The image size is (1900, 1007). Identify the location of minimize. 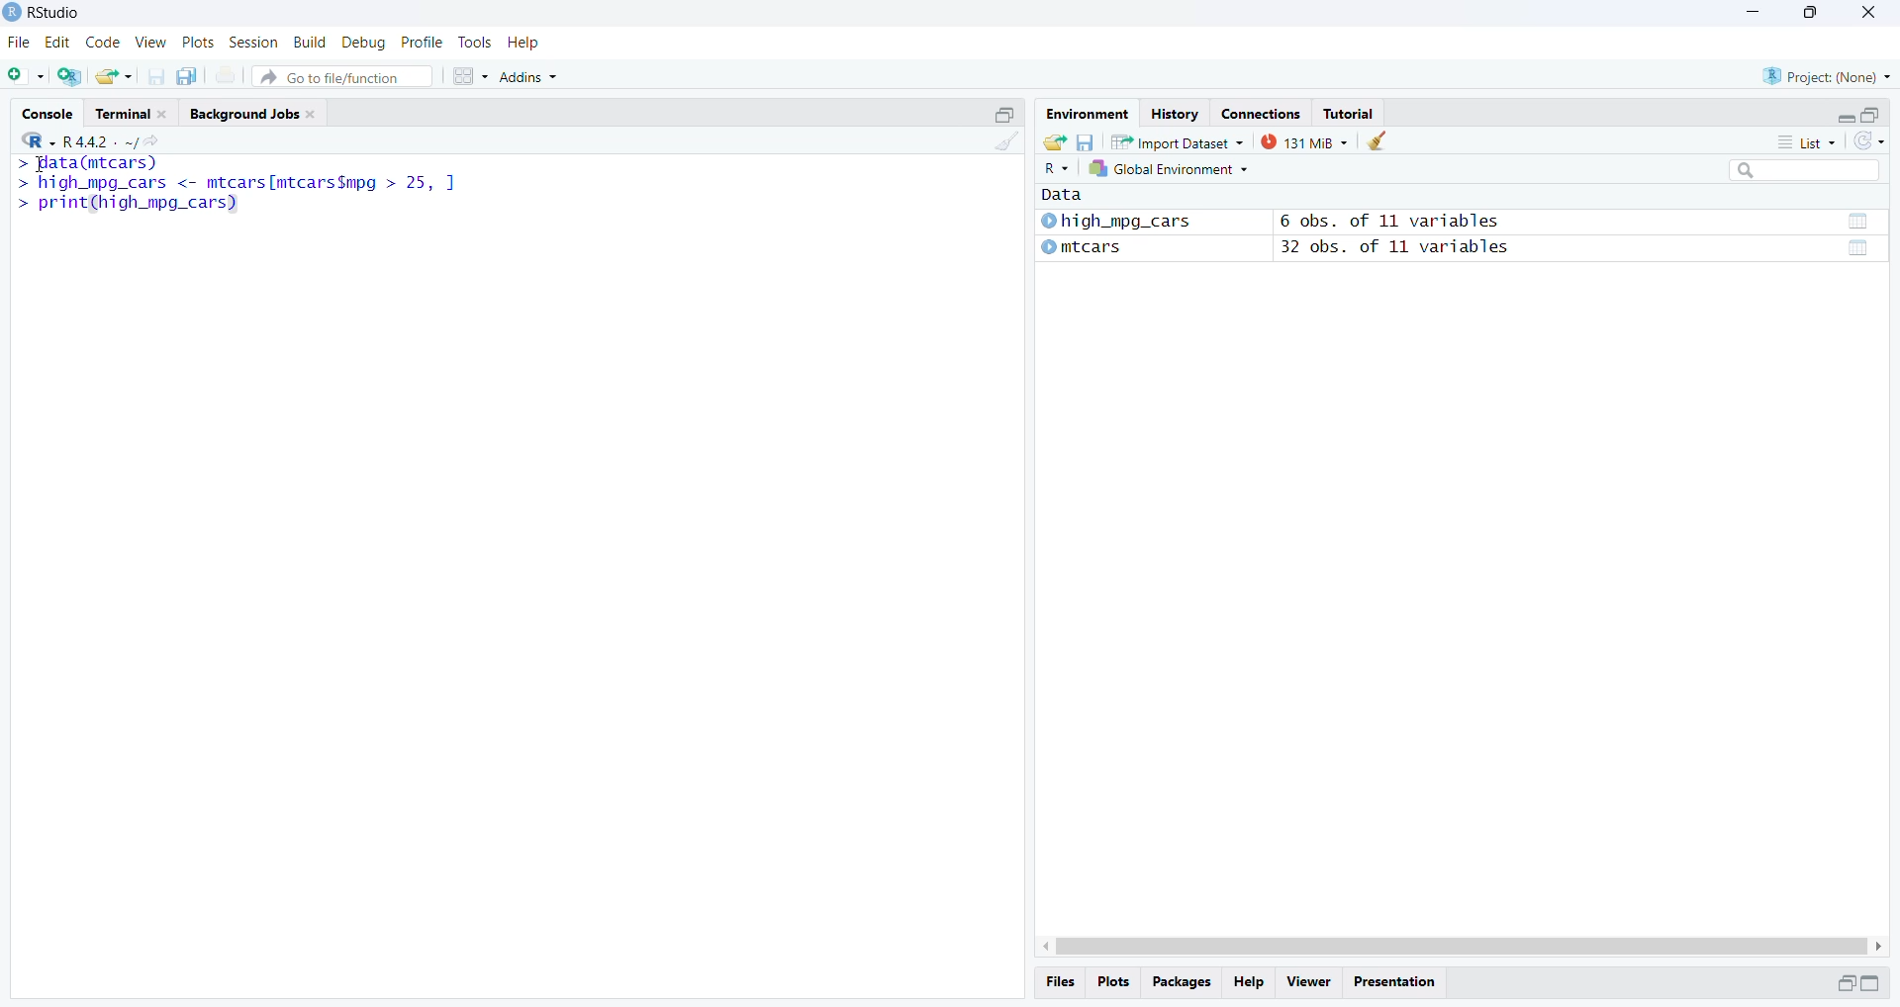
(1004, 113).